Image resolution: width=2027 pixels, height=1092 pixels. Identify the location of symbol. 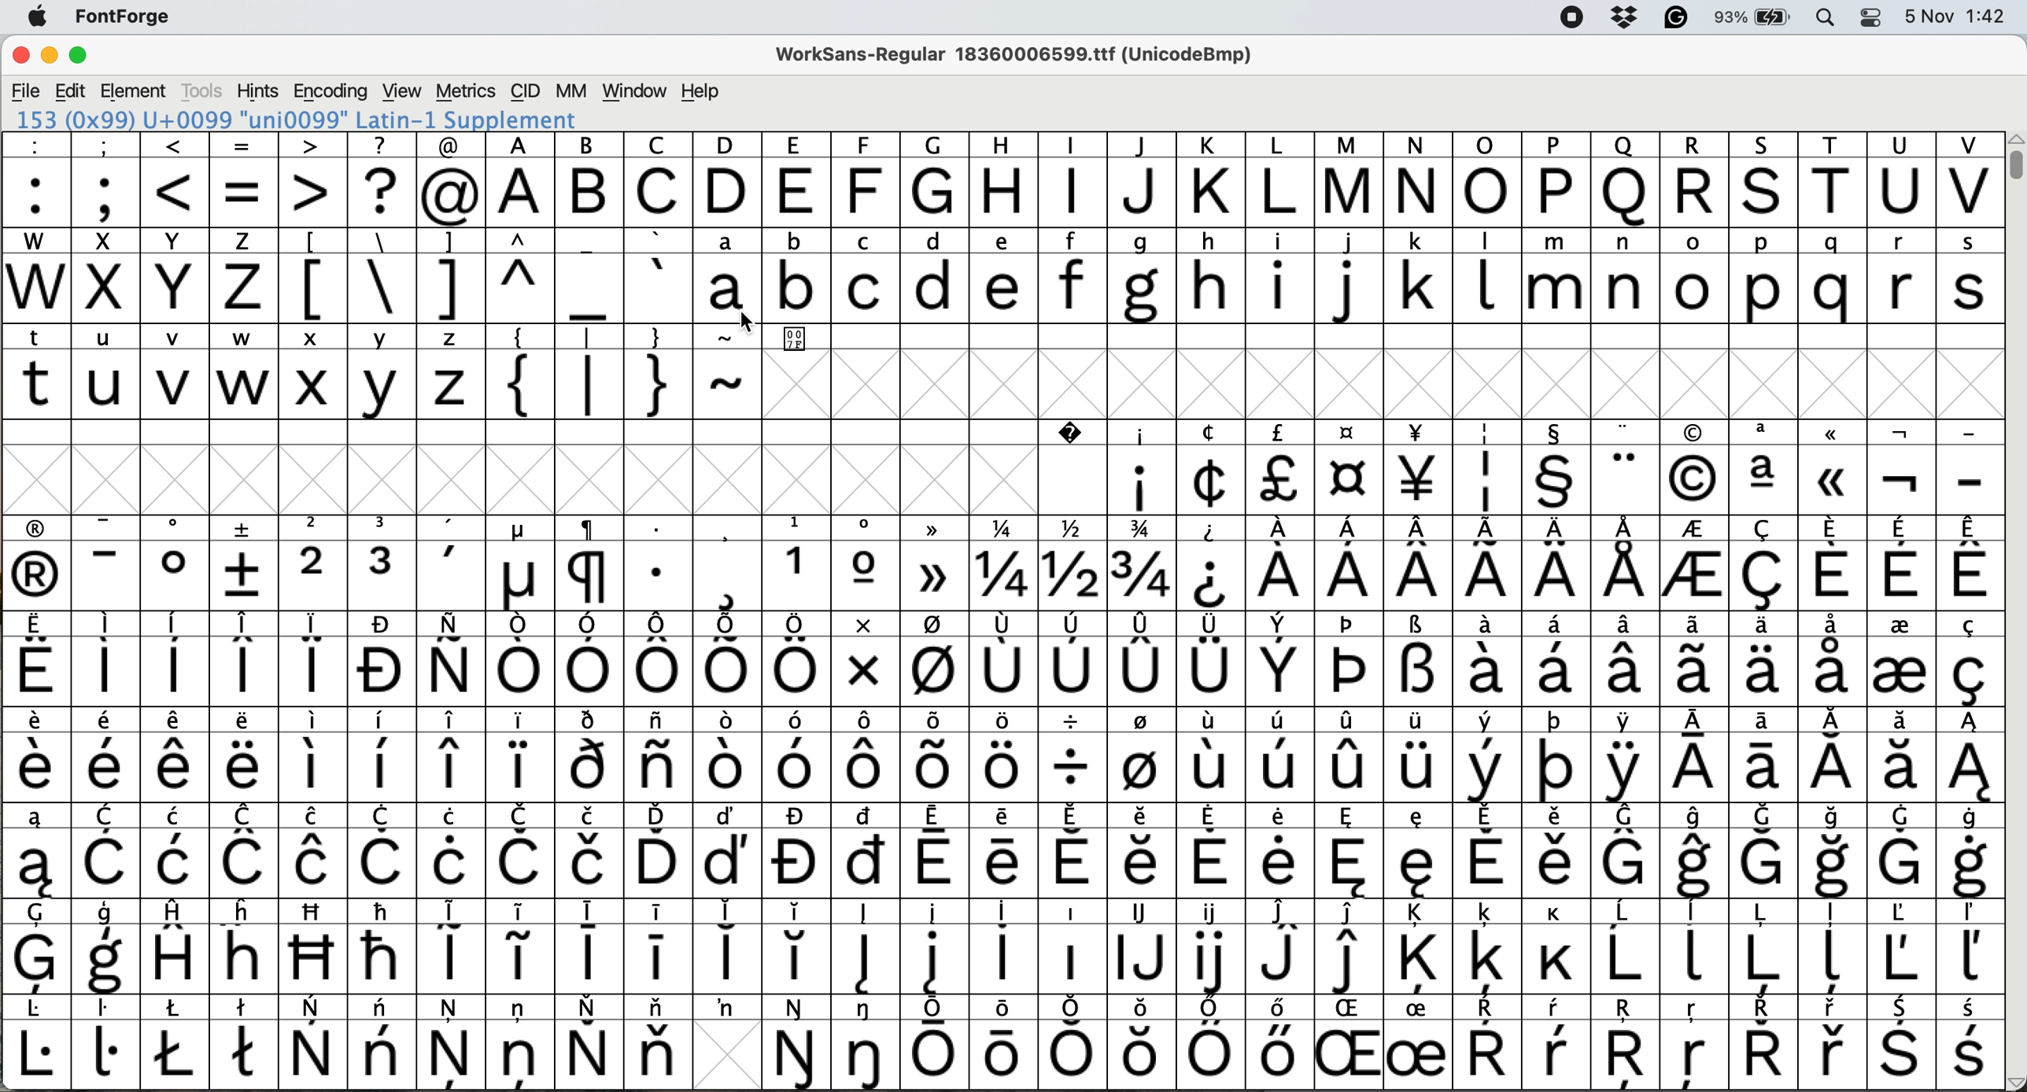
(728, 564).